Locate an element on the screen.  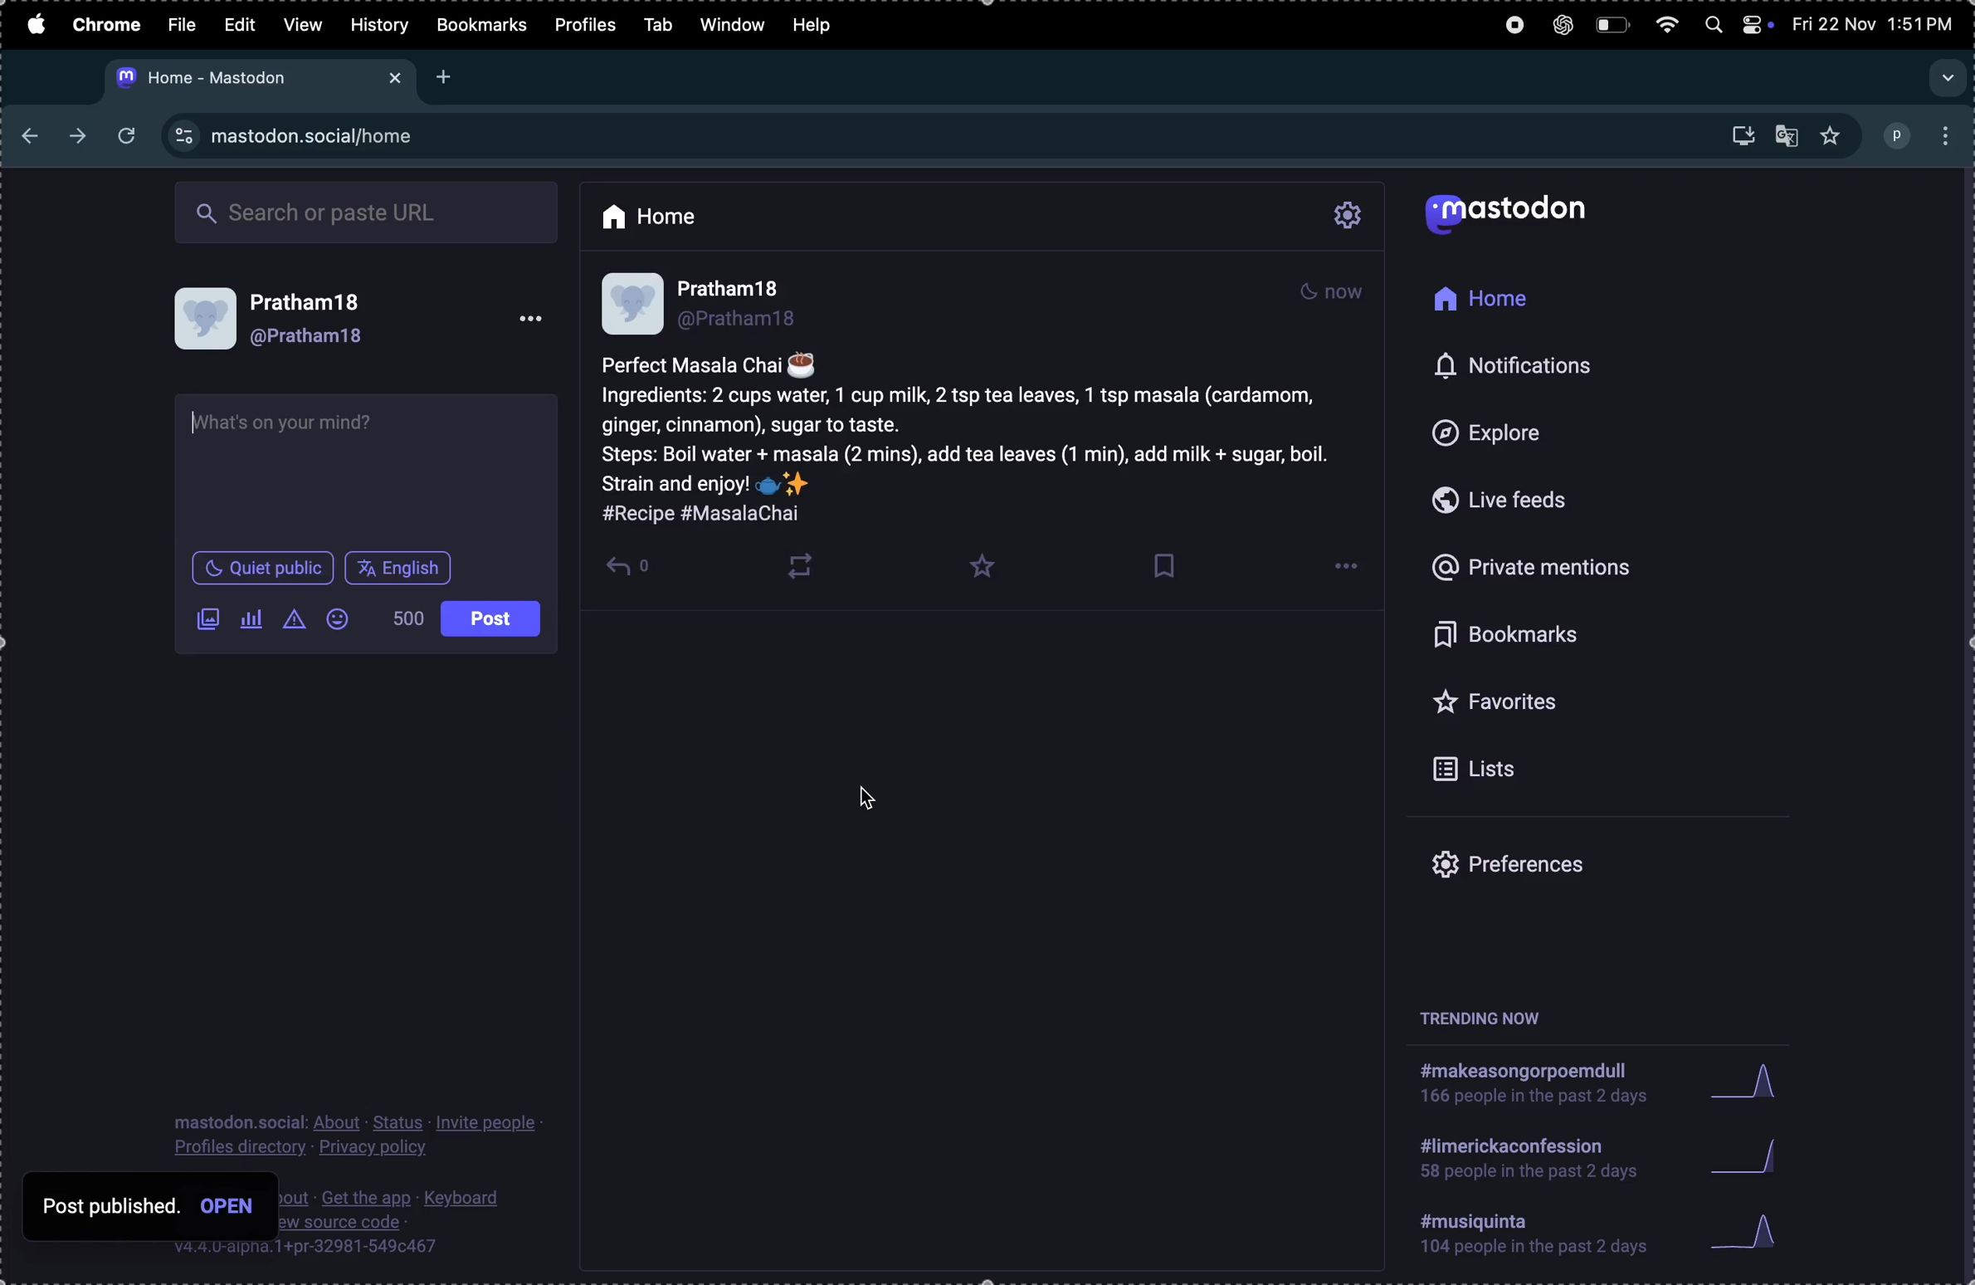
quiet in public is located at coordinates (263, 568).